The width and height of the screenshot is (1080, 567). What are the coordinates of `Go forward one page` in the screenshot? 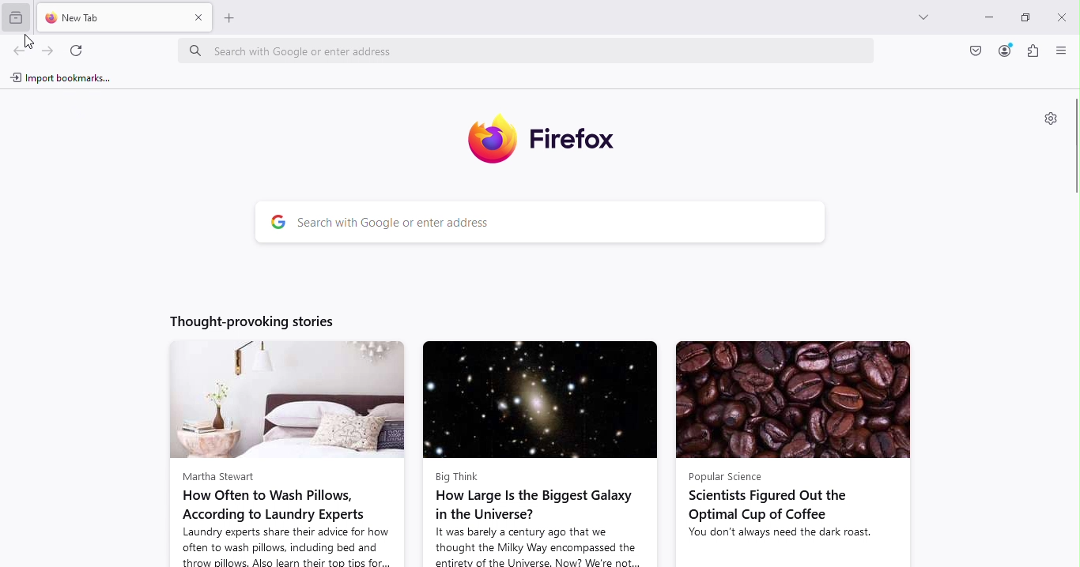 It's located at (48, 51).